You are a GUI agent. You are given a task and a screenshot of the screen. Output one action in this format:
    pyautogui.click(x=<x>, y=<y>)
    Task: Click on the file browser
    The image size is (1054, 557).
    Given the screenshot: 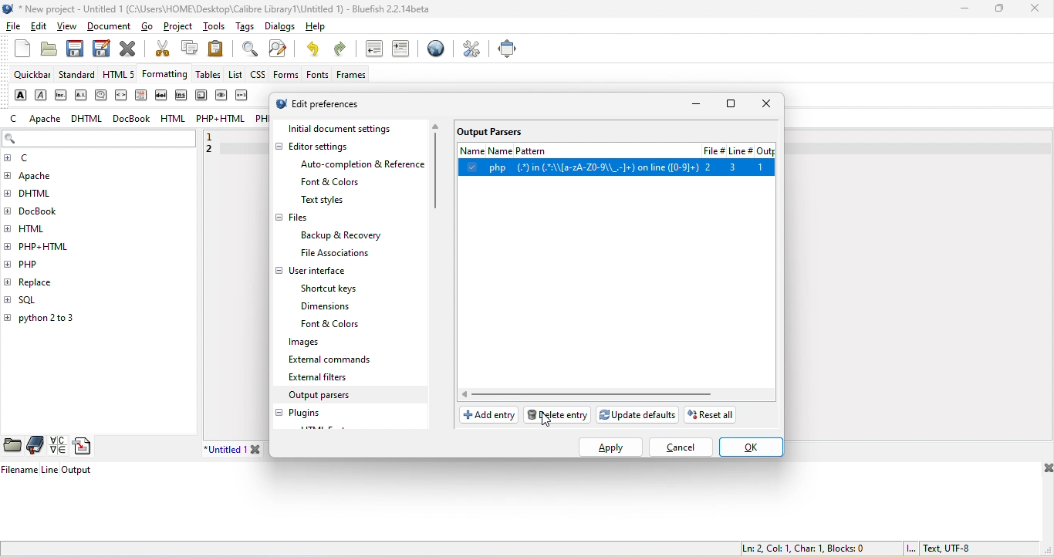 What is the action you would take?
    pyautogui.click(x=13, y=446)
    